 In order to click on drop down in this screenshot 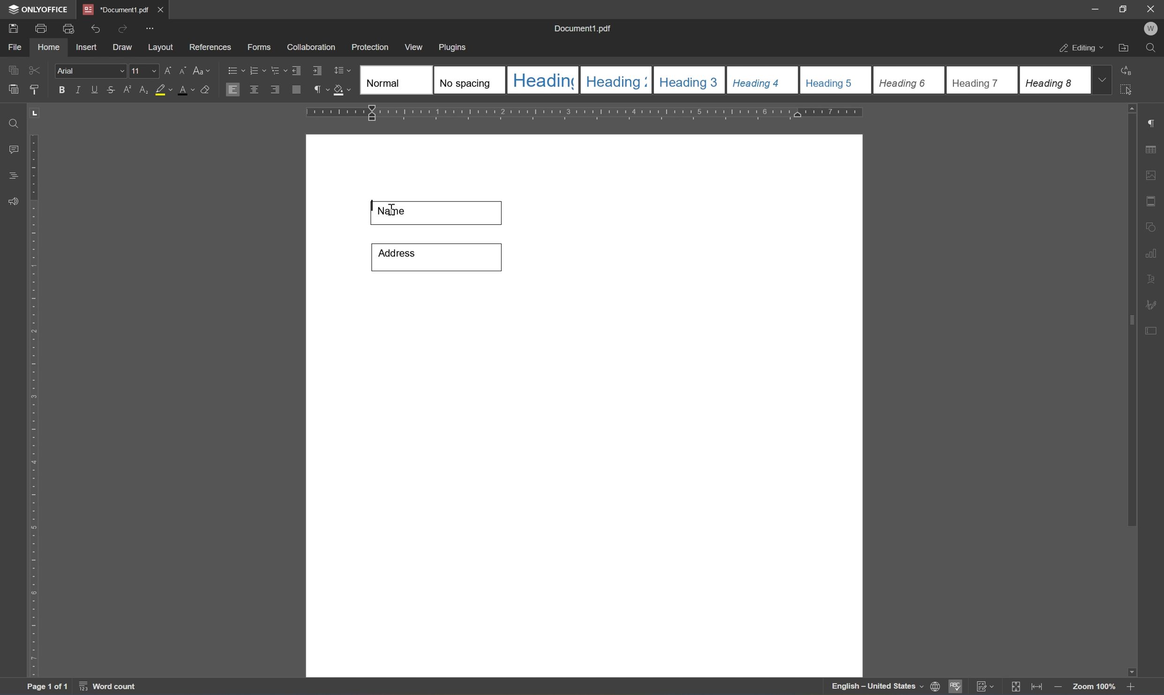, I will do `click(1105, 81)`.